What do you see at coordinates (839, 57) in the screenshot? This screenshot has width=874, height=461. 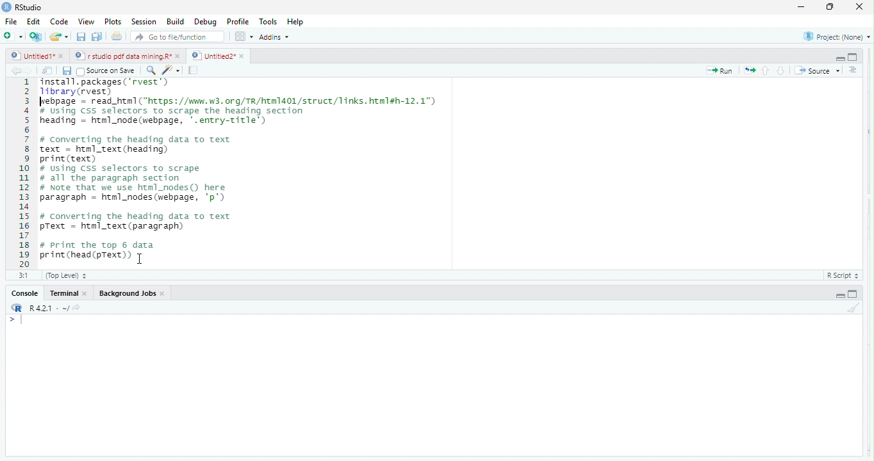 I see `hide r script` at bounding box center [839, 57].